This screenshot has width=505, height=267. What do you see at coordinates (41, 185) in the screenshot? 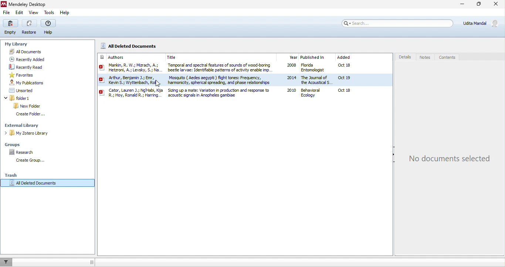
I see `all deleted documents` at bounding box center [41, 185].